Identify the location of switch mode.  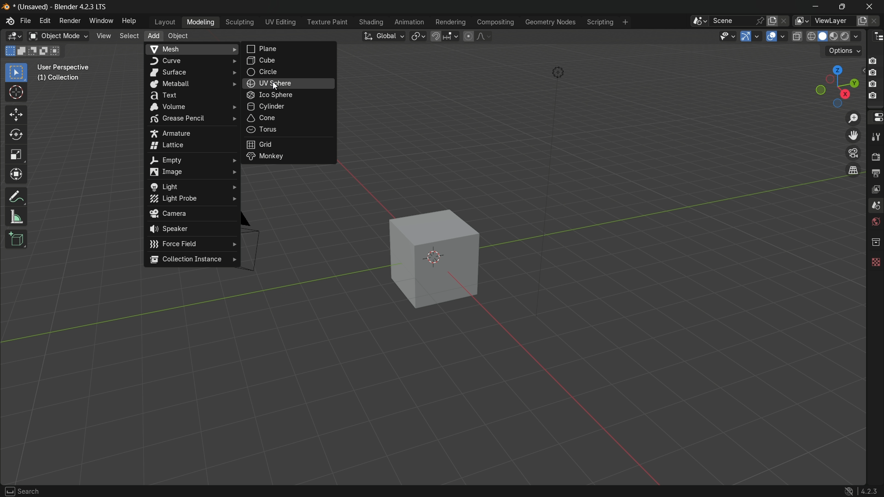
(57, 36).